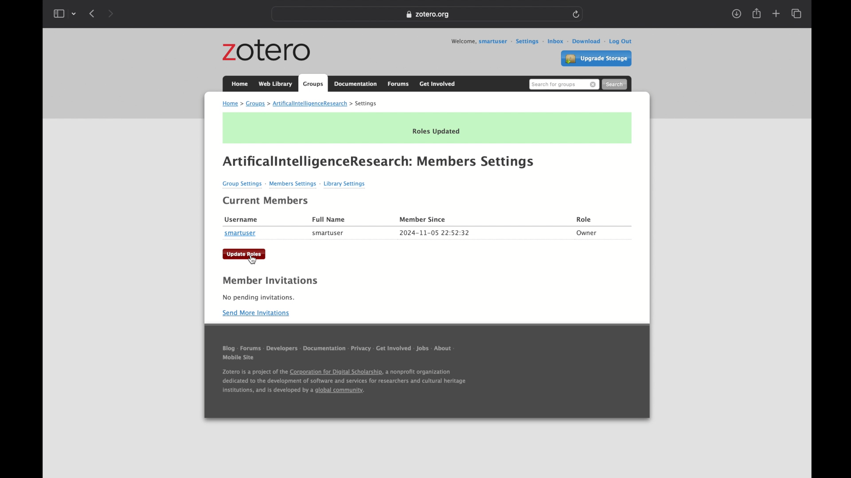  Describe the element at coordinates (439, 132) in the screenshot. I see `Roles Updated` at that location.